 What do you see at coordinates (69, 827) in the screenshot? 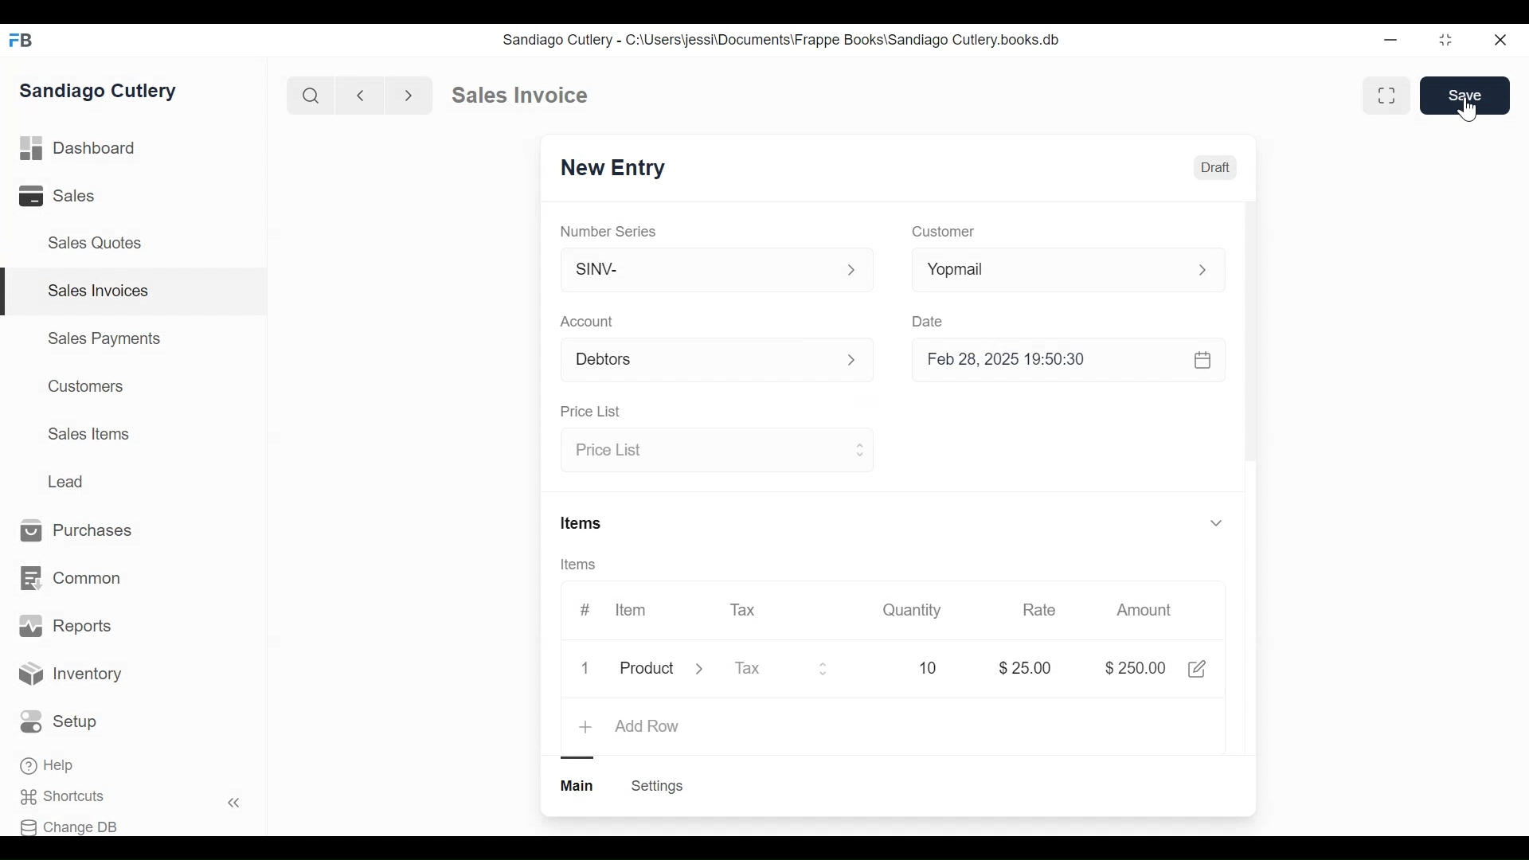
I see `Change DB` at bounding box center [69, 827].